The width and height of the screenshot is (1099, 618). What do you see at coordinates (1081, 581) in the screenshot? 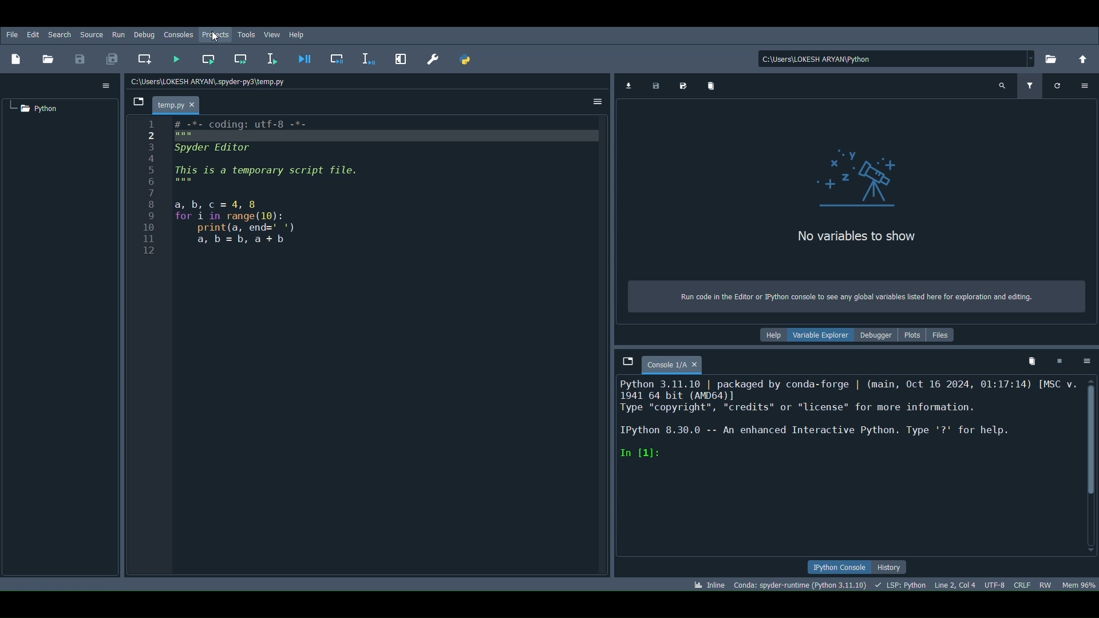
I see `Global memory usage` at bounding box center [1081, 581].